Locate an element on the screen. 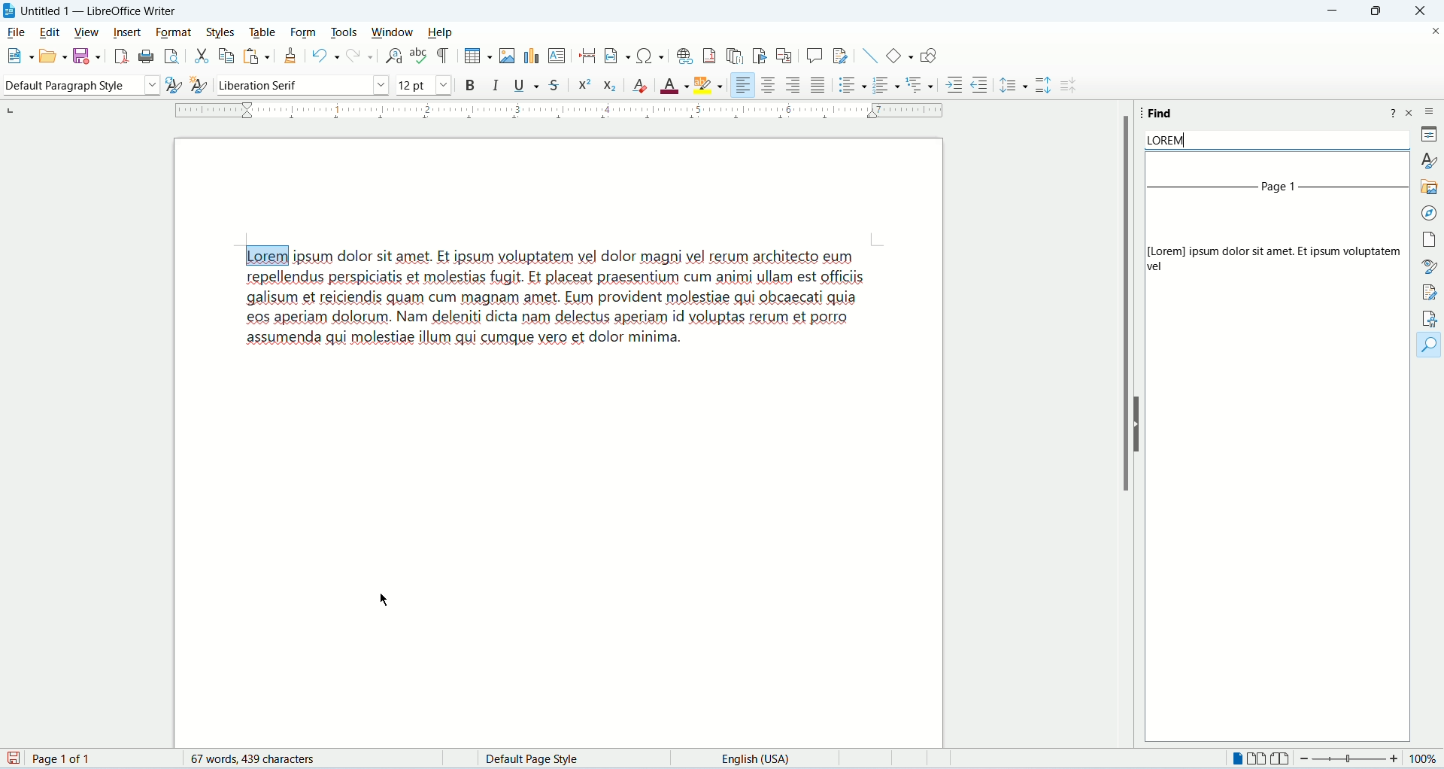 This screenshot has height=769, width=1444. tools is located at coordinates (344, 32).